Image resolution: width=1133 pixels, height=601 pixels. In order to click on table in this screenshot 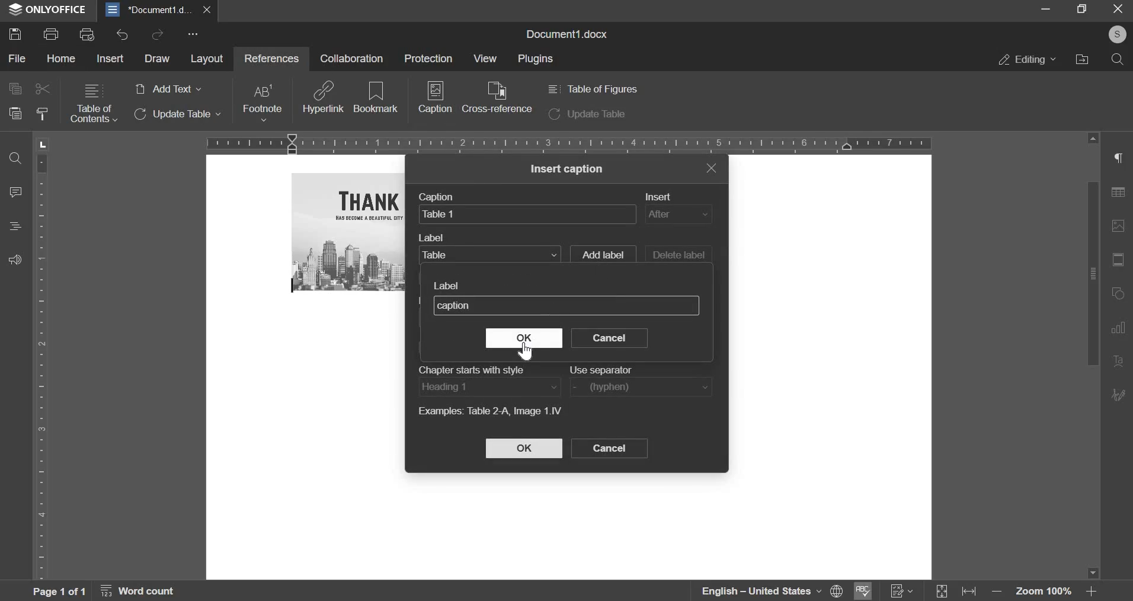, I will do `click(1122, 195)`.